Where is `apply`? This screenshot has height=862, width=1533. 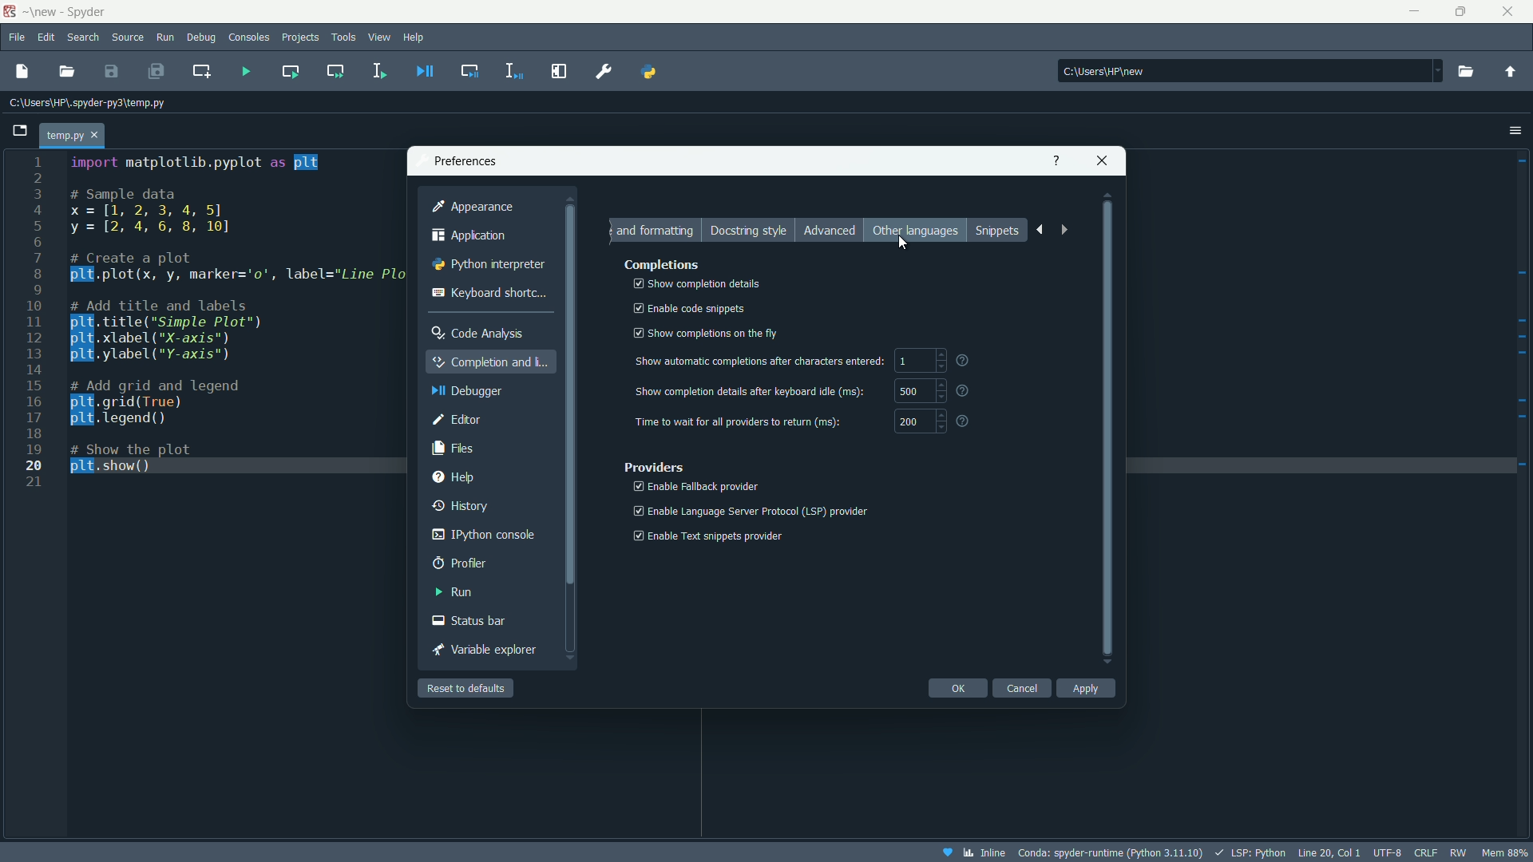 apply is located at coordinates (1086, 689).